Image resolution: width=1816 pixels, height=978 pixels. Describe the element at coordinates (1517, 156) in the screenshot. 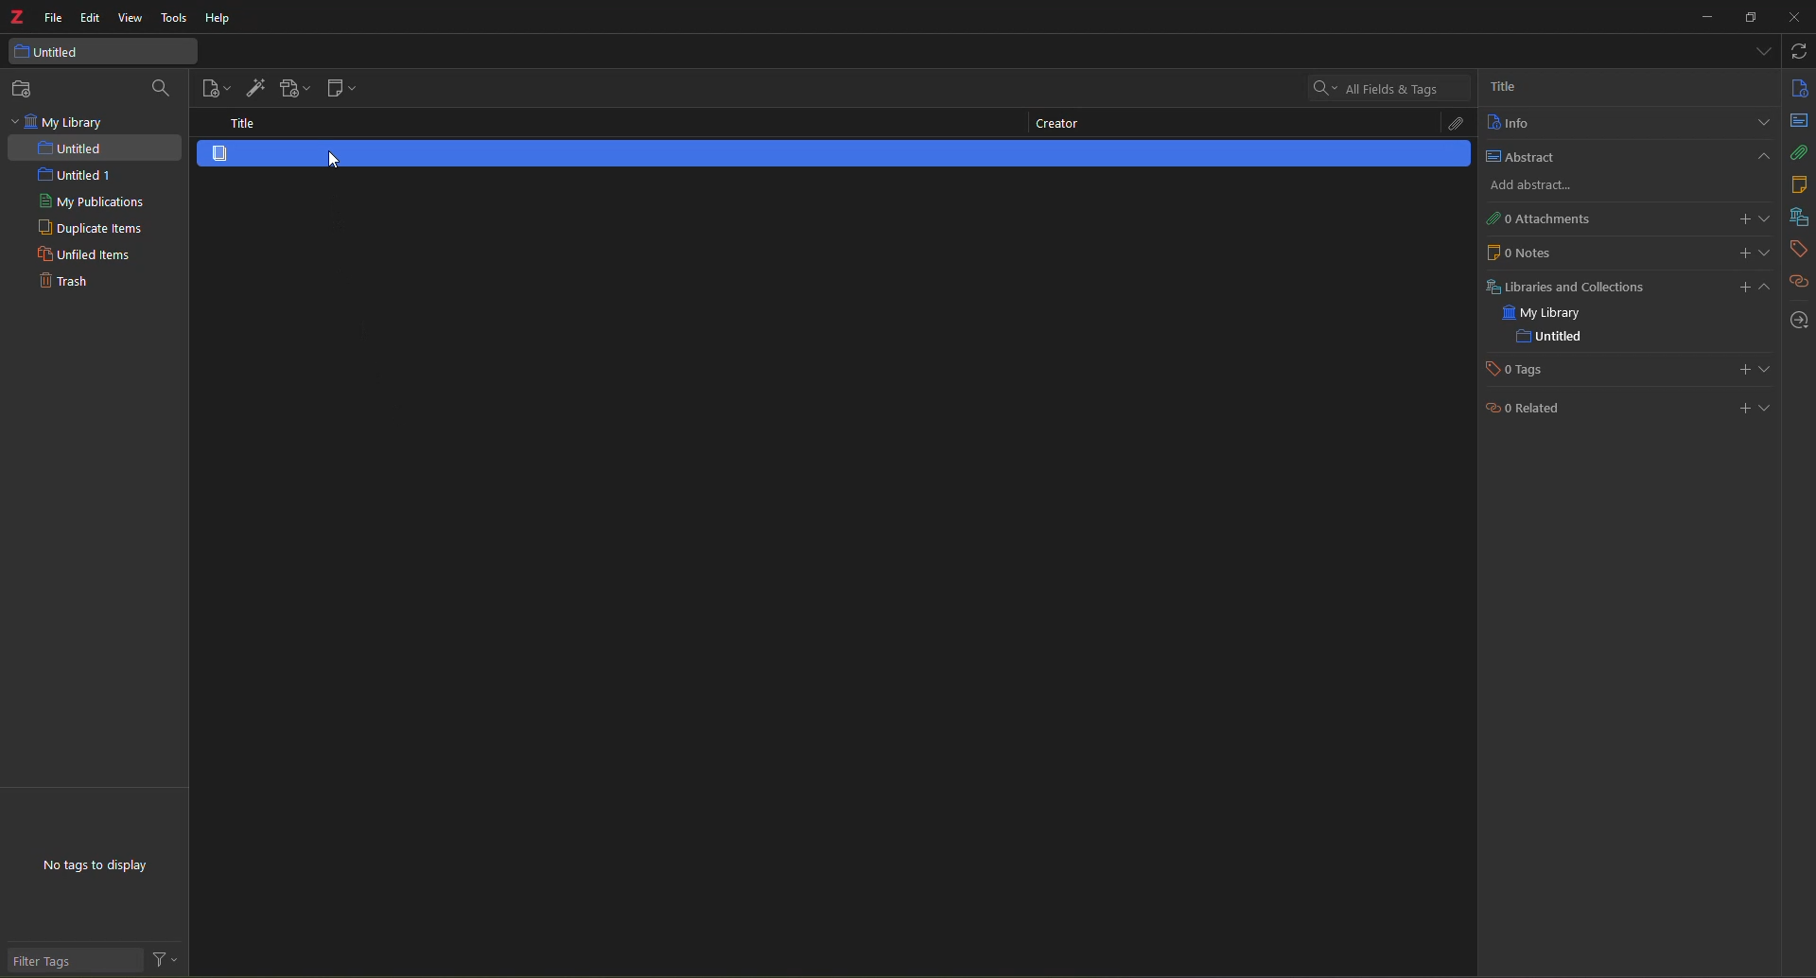

I see `abstract` at that location.